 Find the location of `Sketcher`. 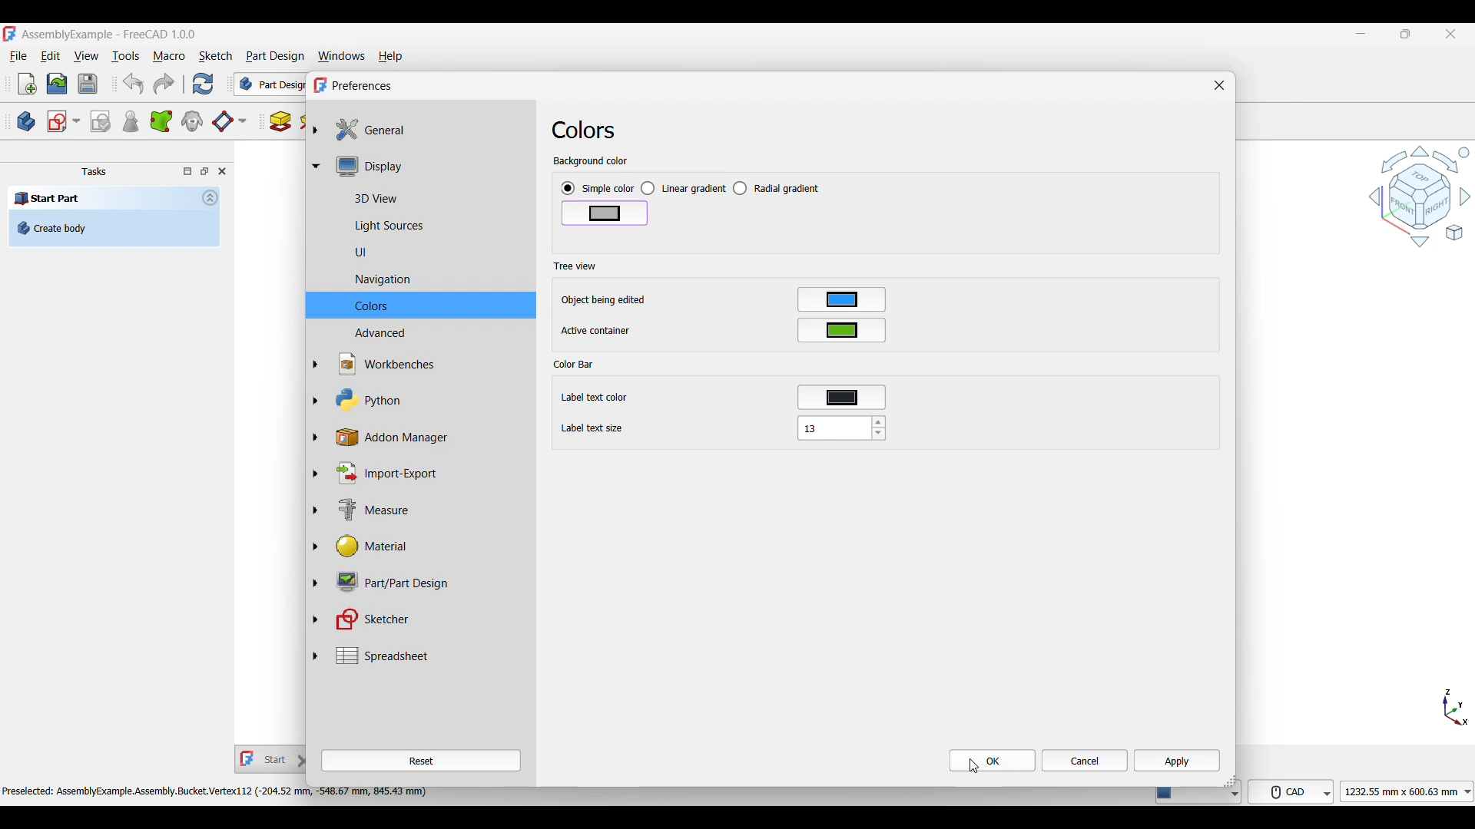

Sketcher is located at coordinates (429, 619).